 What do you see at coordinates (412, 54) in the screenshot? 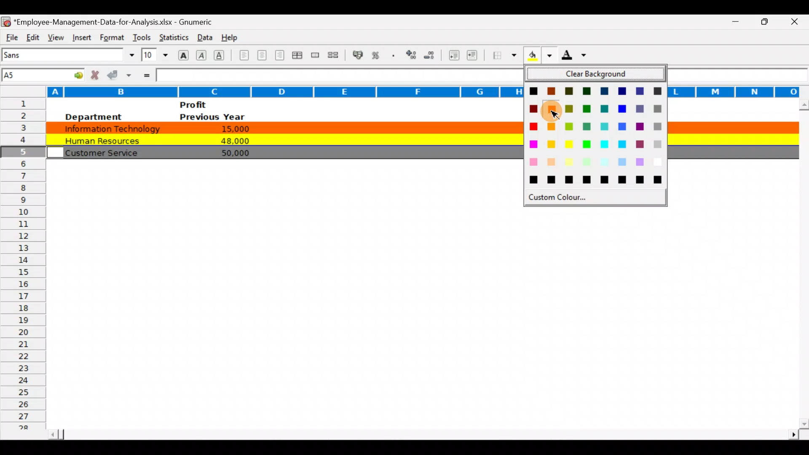
I see `Increase decimals` at bounding box center [412, 54].